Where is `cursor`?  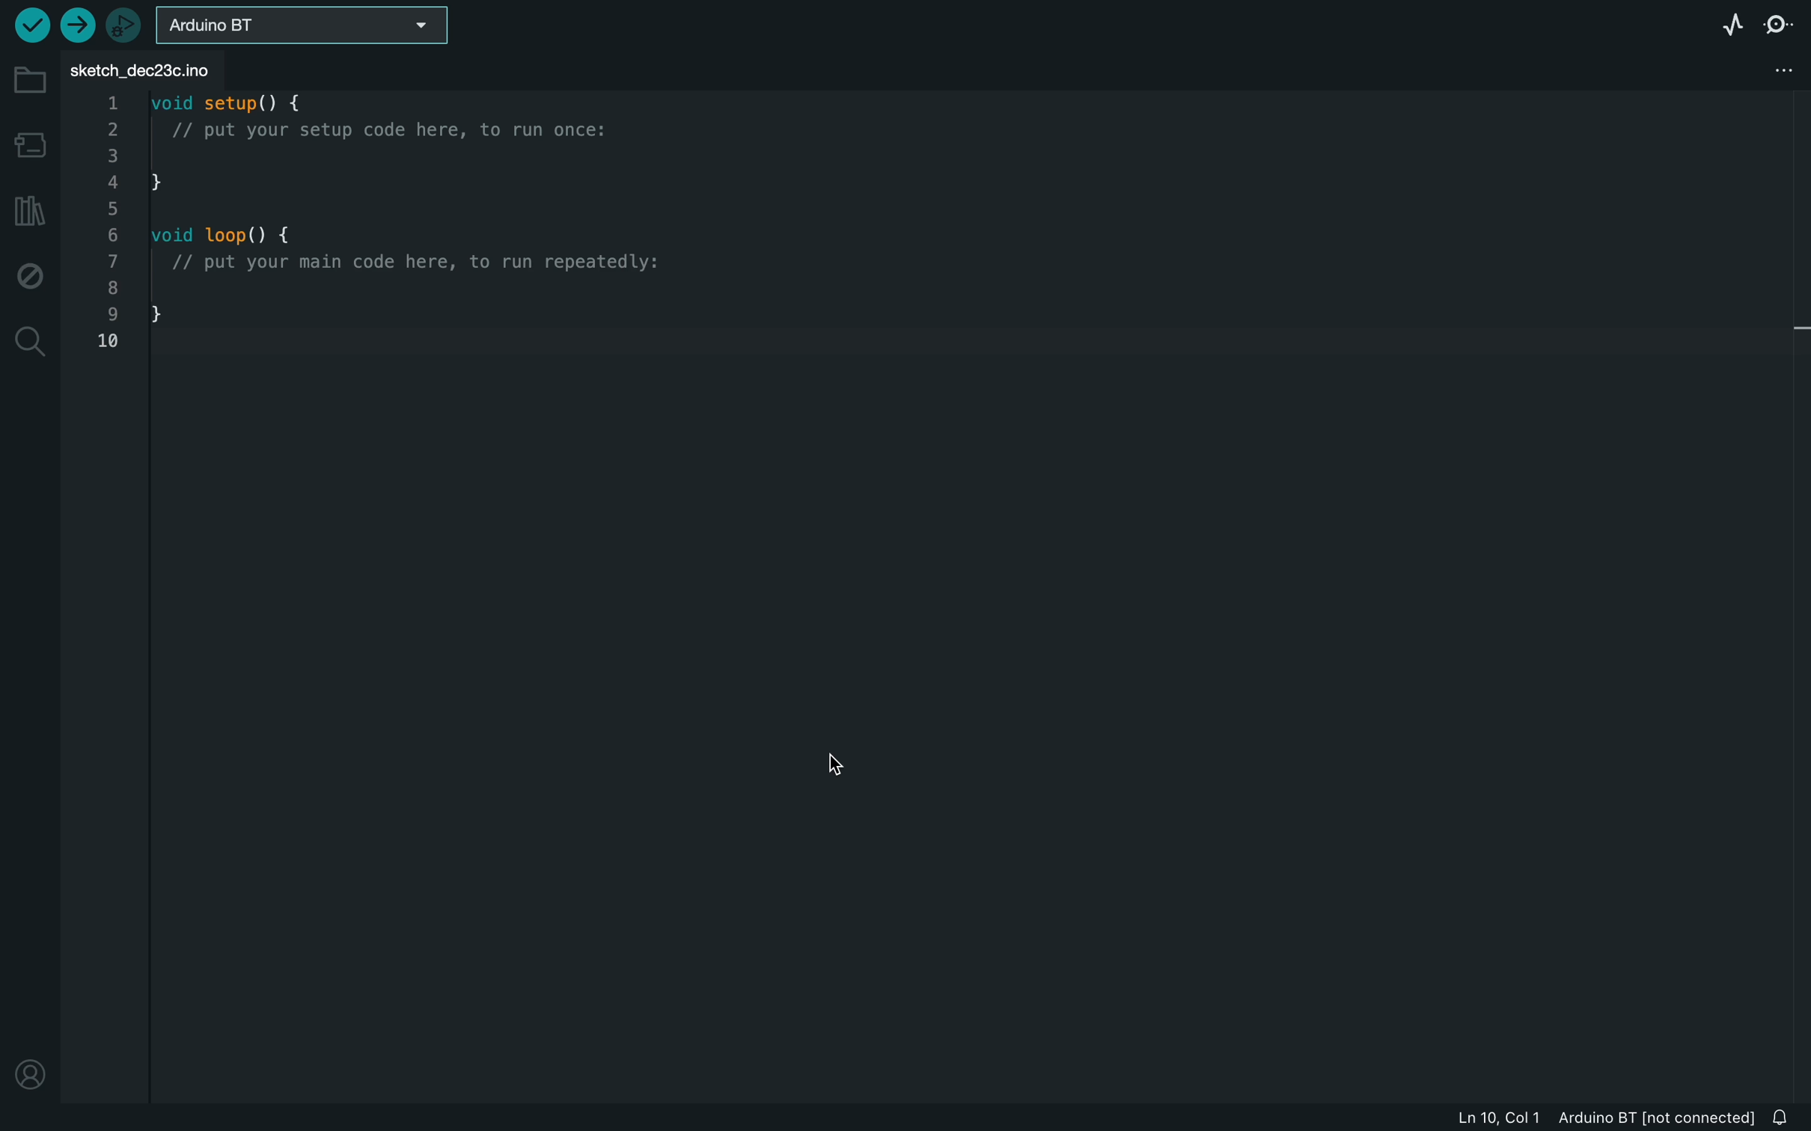 cursor is located at coordinates (830, 766).